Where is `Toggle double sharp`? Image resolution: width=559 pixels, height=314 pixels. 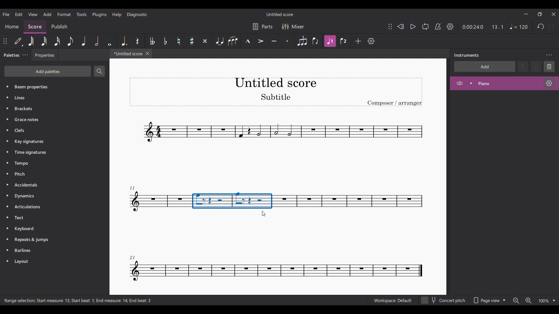 Toggle double sharp is located at coordinates (205, 41).